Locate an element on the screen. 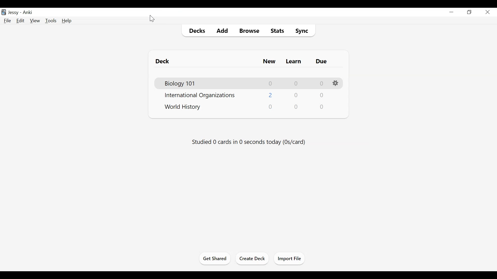 The image size is (497, 279). Get Shared is located at coordinates (215, 259).